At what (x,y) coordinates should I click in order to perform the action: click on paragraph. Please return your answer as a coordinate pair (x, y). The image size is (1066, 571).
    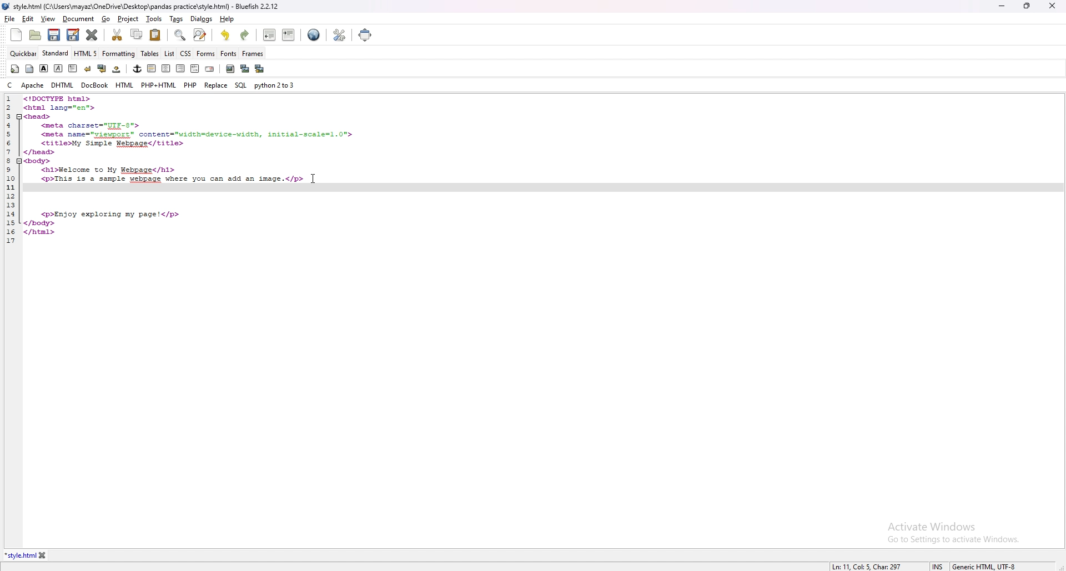
    Looking at the image, I should click on (73, 68).